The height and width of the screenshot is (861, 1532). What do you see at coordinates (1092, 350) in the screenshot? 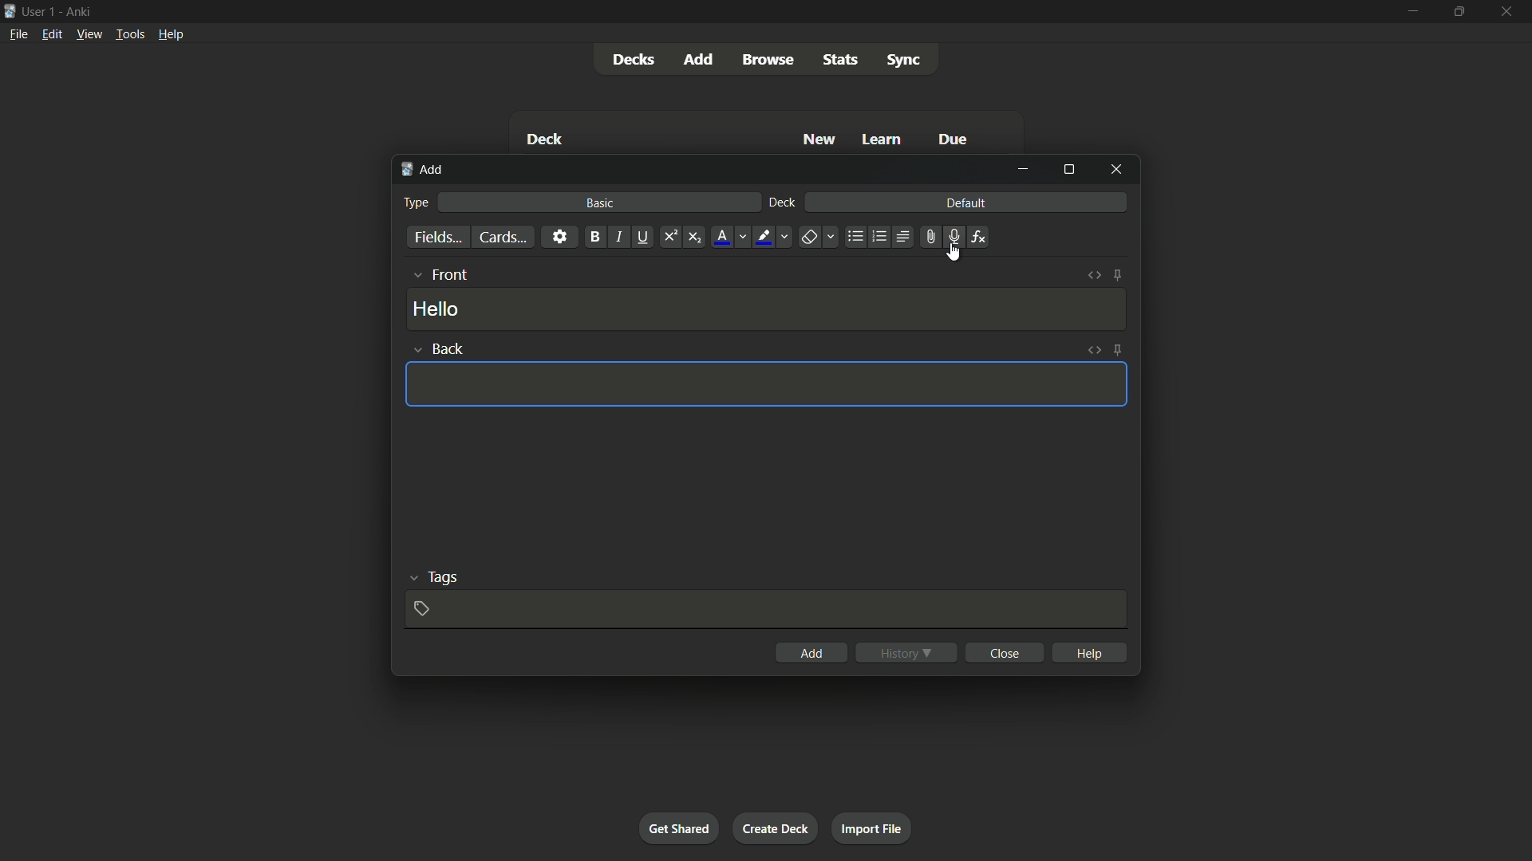
I see `toggle html editor` at bounding box center [1092, 350].